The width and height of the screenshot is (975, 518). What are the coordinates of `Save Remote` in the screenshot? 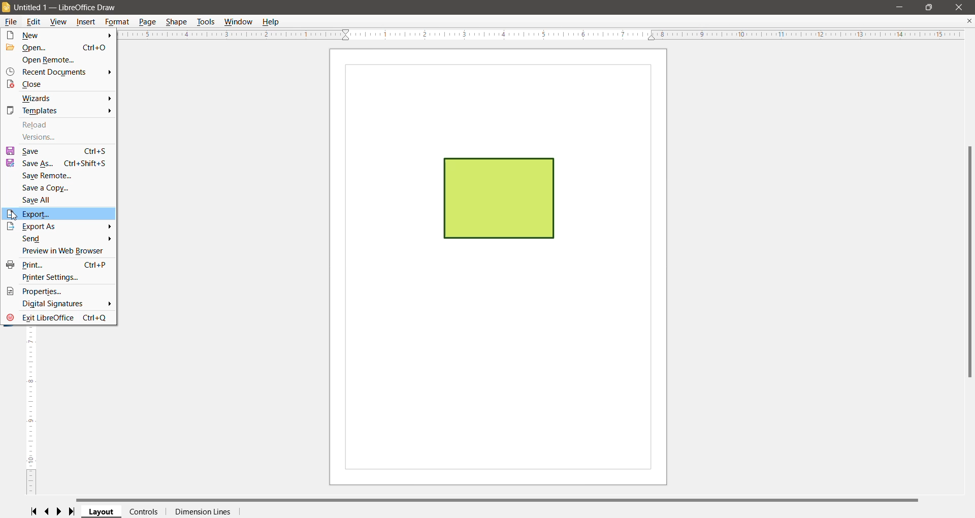 It's located at (48, 175).